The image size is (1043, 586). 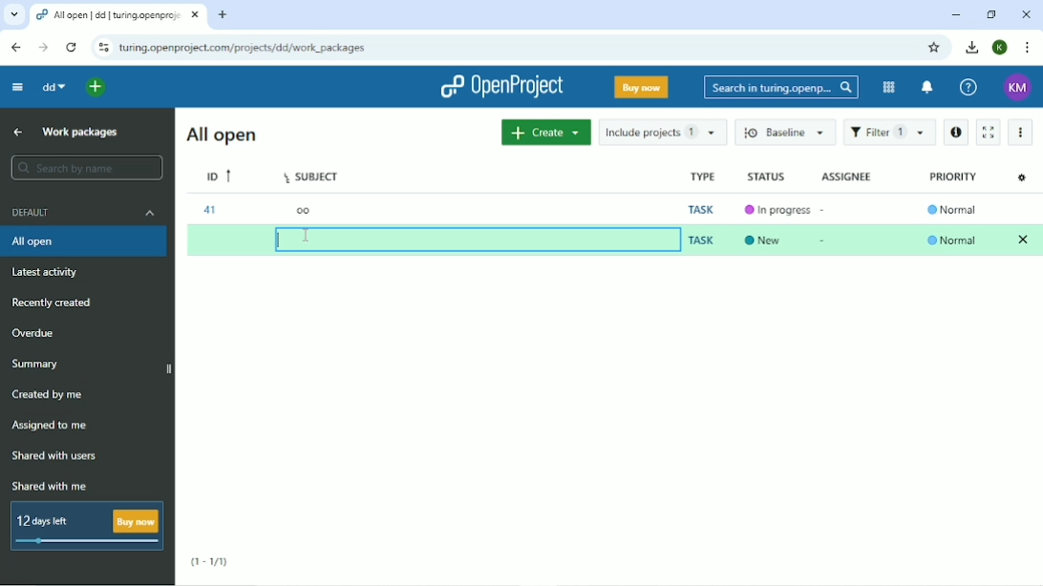 What do you see at coordinates (212, 558) in the screenshot?
I see `(1-1/1)` at bounding box center [212, 558].